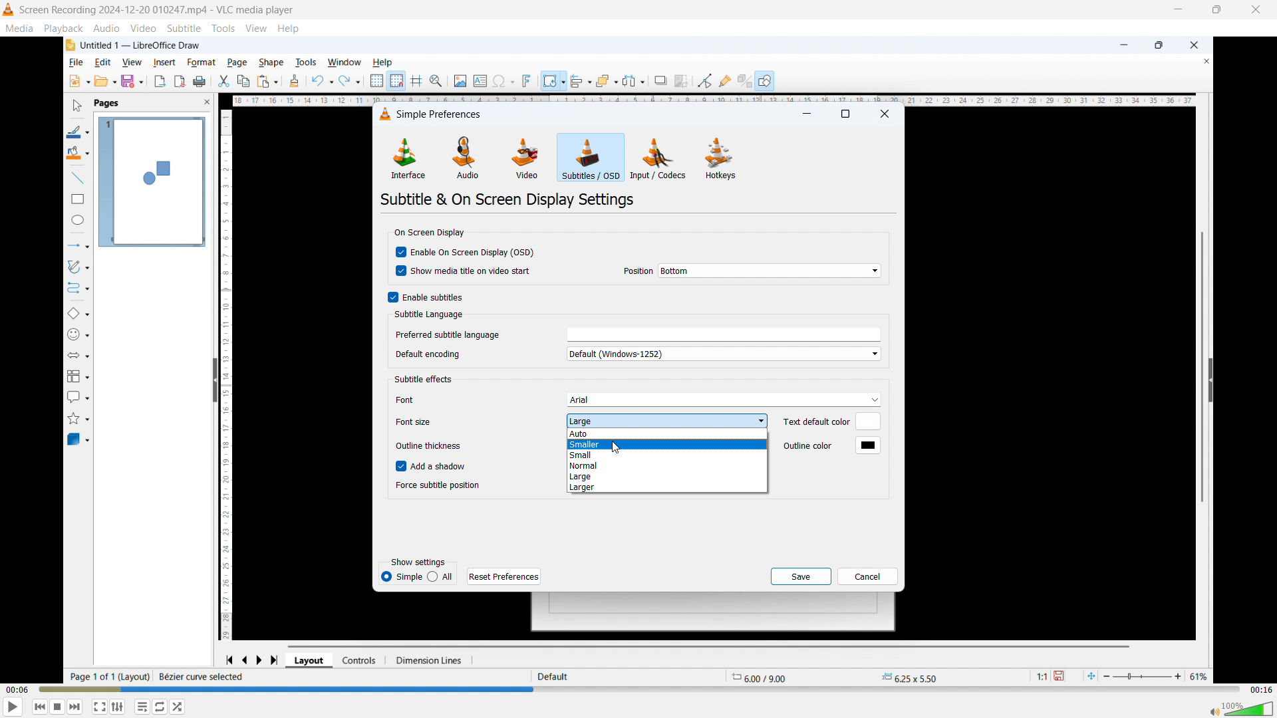 The height and width of the screenshot is (718, 1277). I want to click on play , so click(14, 706).